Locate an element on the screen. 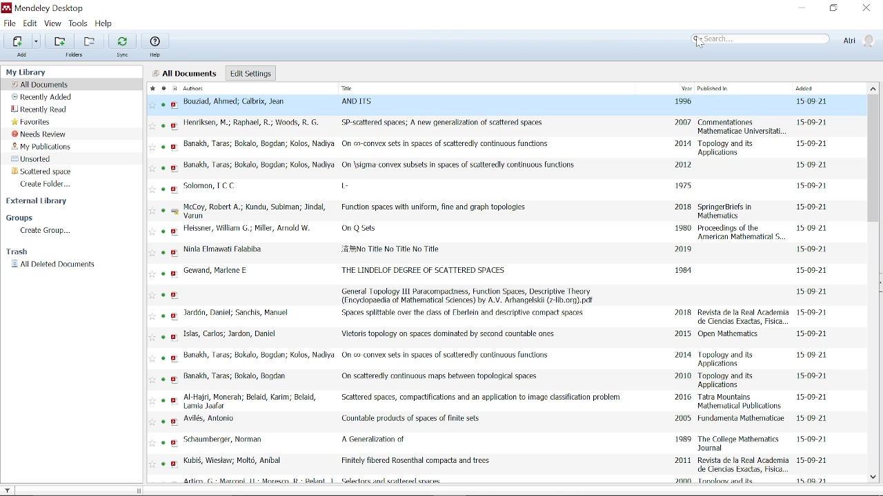 The height and width of the screenshot is (496, 883). Marked all as favorite is located at coordinates (150, 88).